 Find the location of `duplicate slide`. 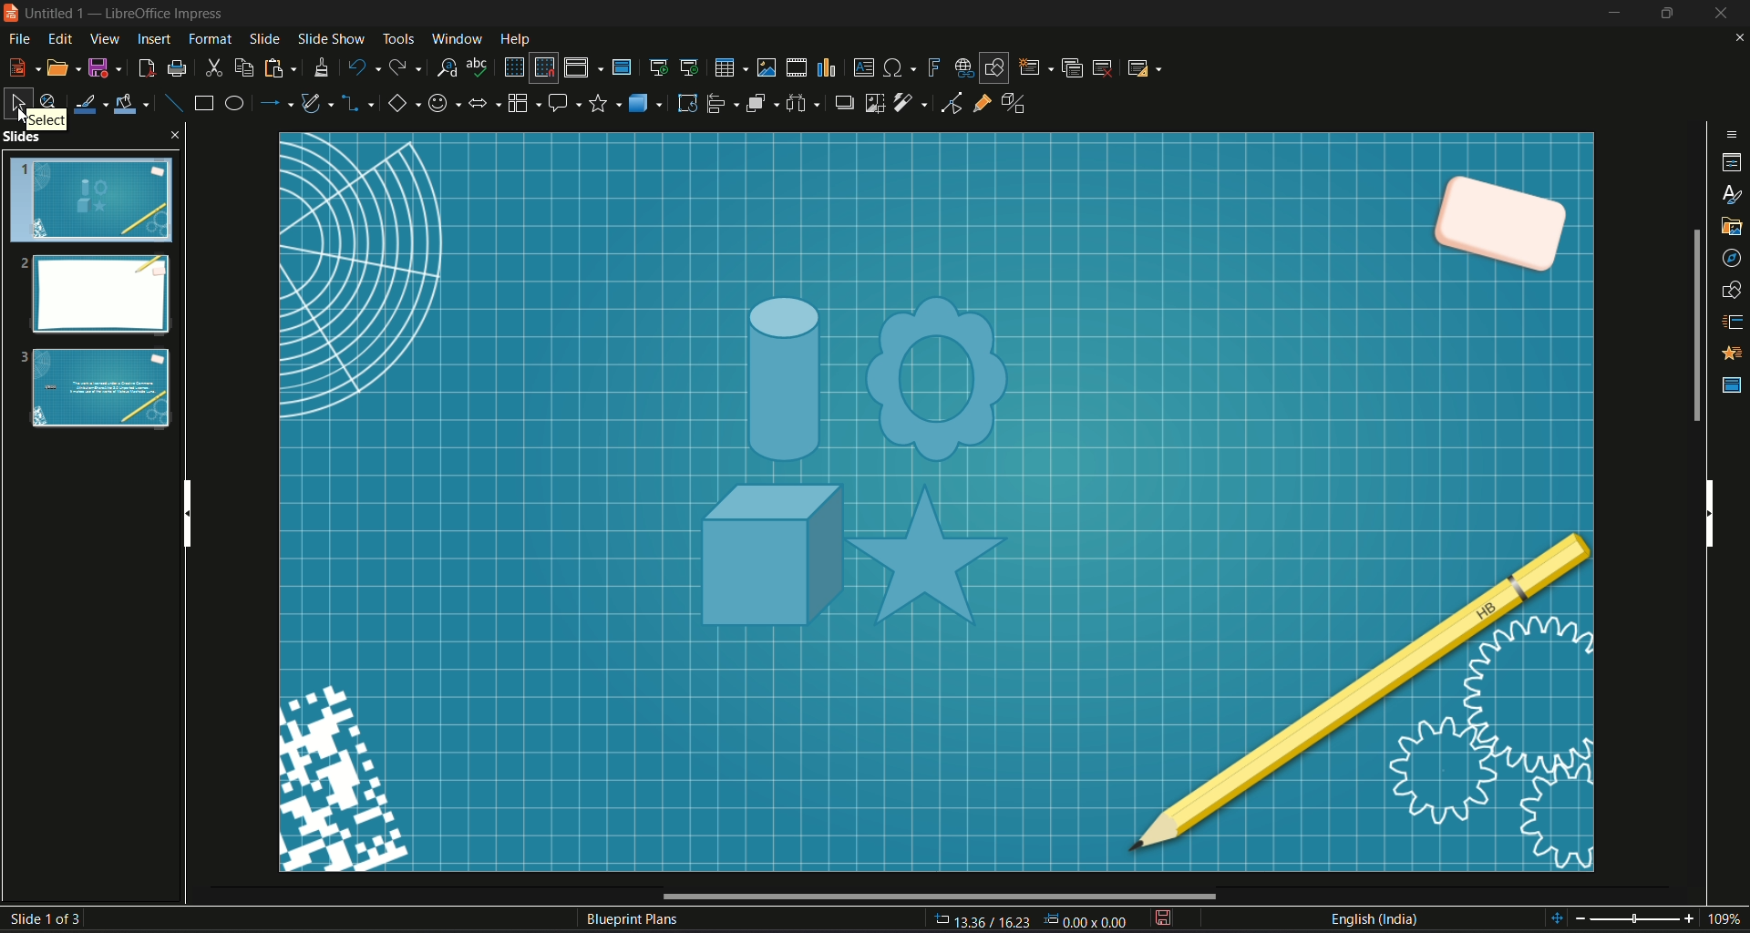

duplicate slide is located at coordinates (1073, 67).